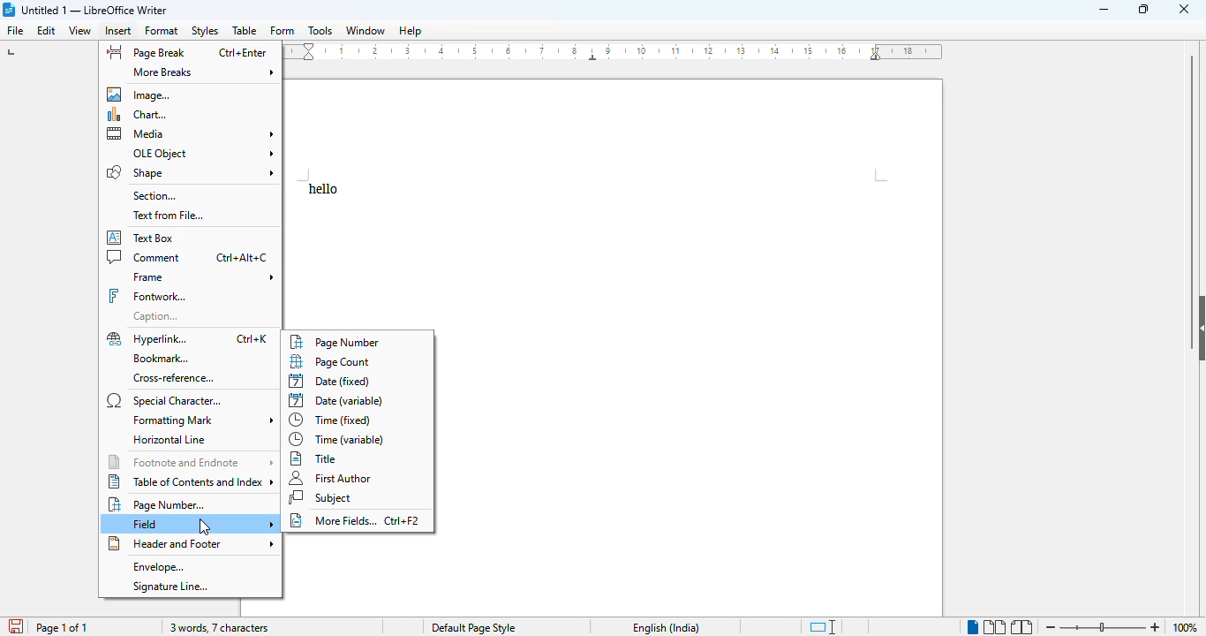  I want to click on envelope, so click(157, 566).